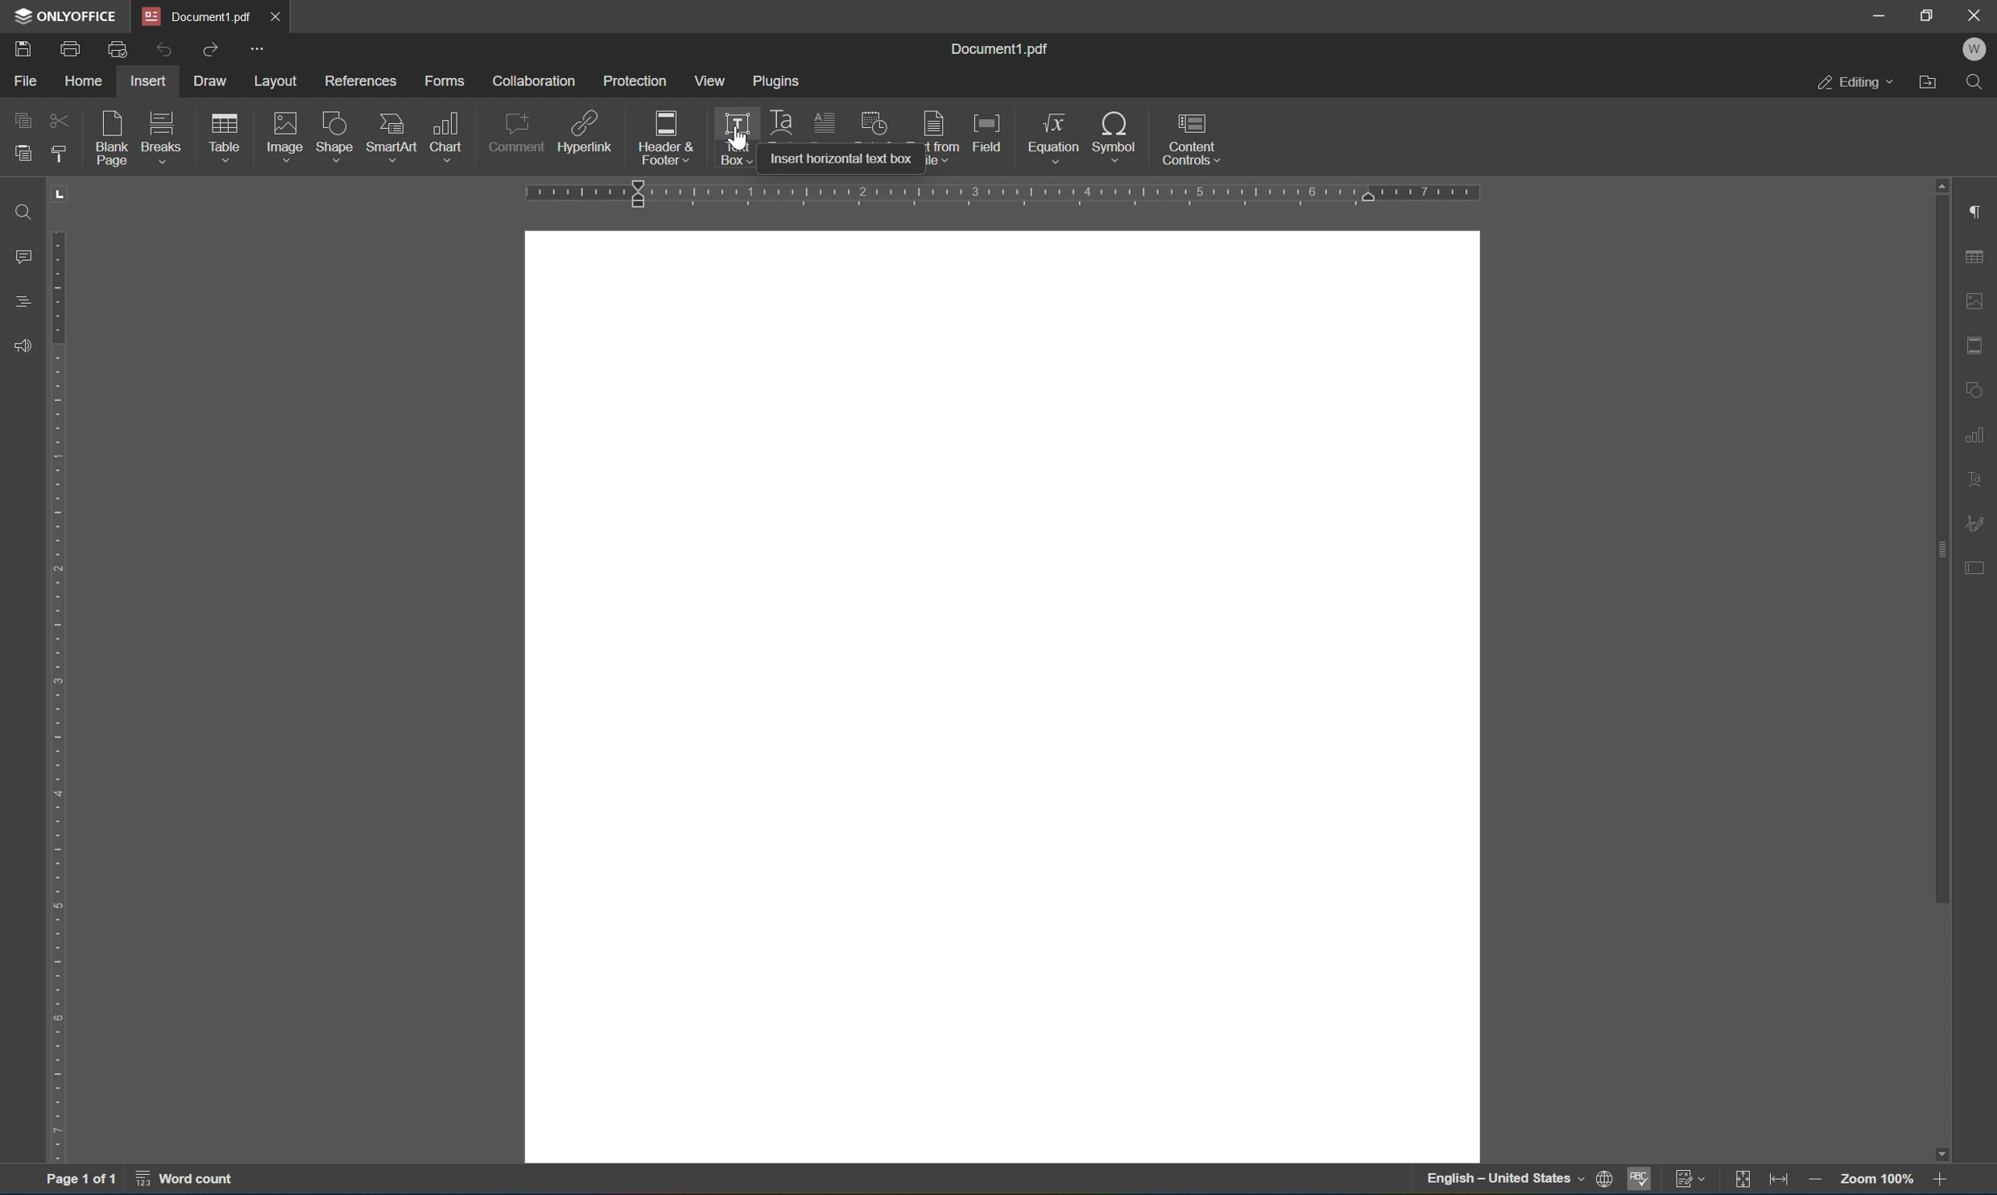 This screenshot has width=1997, height=1195. What do you see at coordinates (1976, 481) in the screenshot?
I see `text art settings` at bounding box center [1976, 481].